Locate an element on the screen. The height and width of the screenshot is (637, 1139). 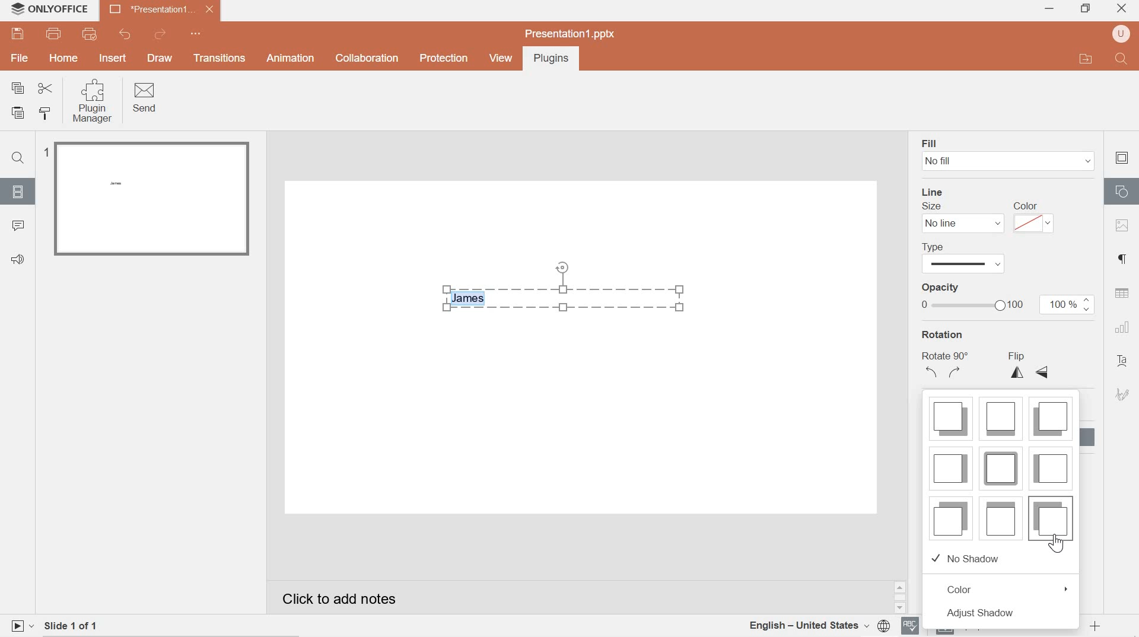
chart is located at coordinates (1122, 327).